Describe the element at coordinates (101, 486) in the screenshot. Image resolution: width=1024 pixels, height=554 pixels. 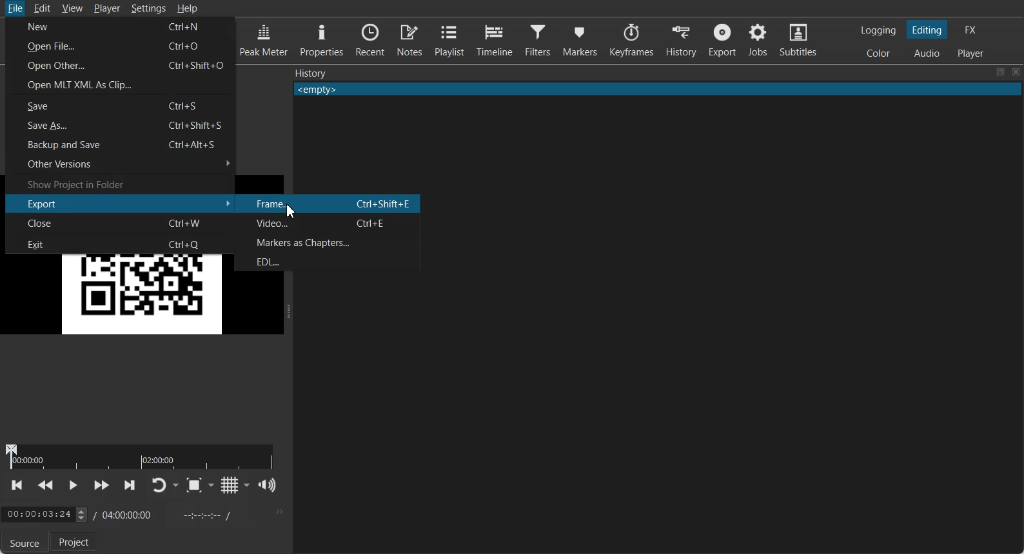
I see `Play Quickly Forward` at that location.